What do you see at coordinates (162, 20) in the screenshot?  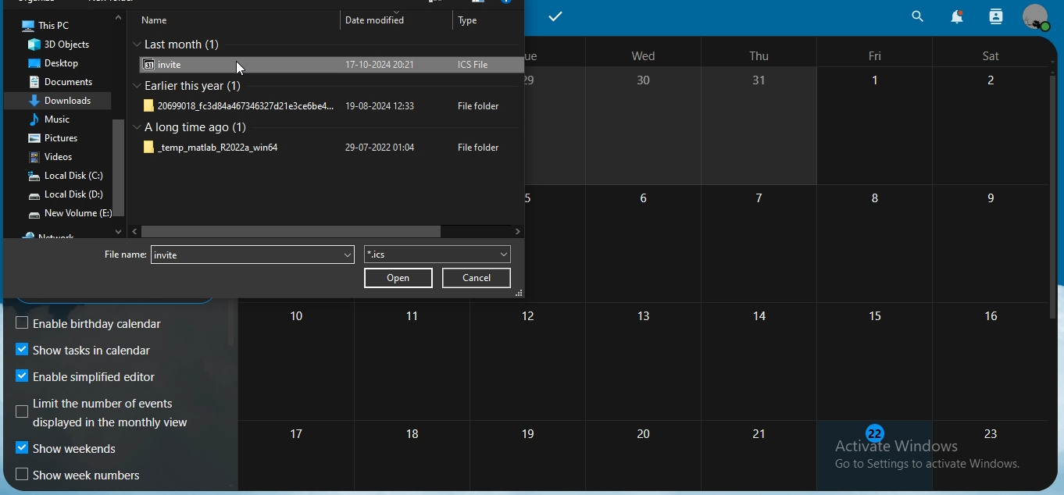 I see `name` at bounding box center [162, 20].